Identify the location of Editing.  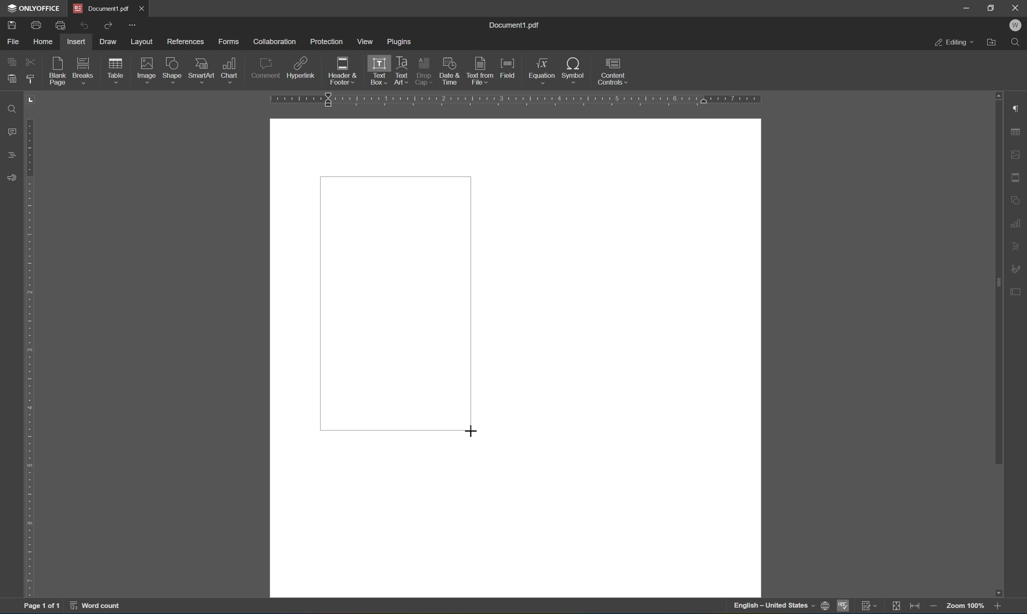
(954, 43).